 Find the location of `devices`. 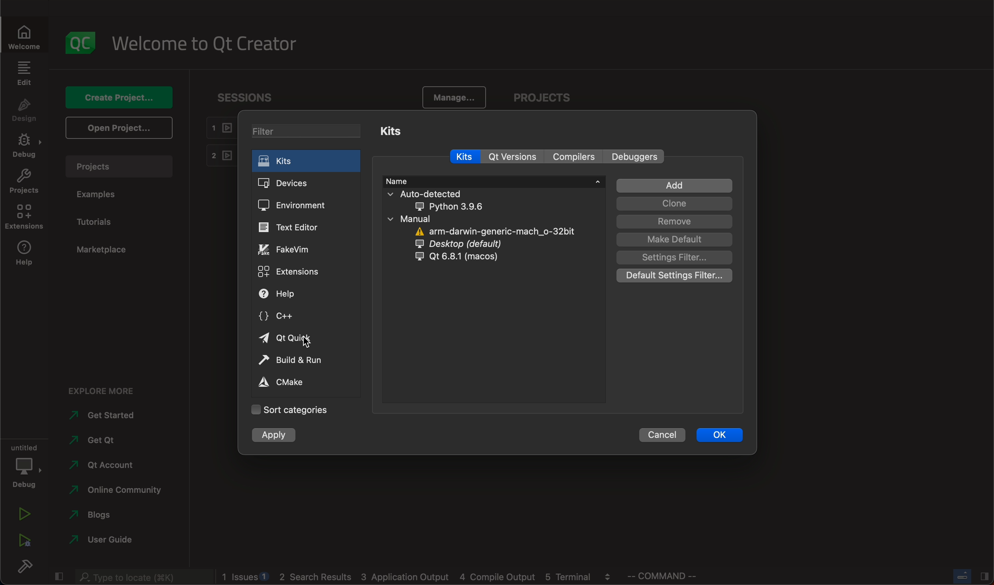

devices is located at coordinates (301, 184).